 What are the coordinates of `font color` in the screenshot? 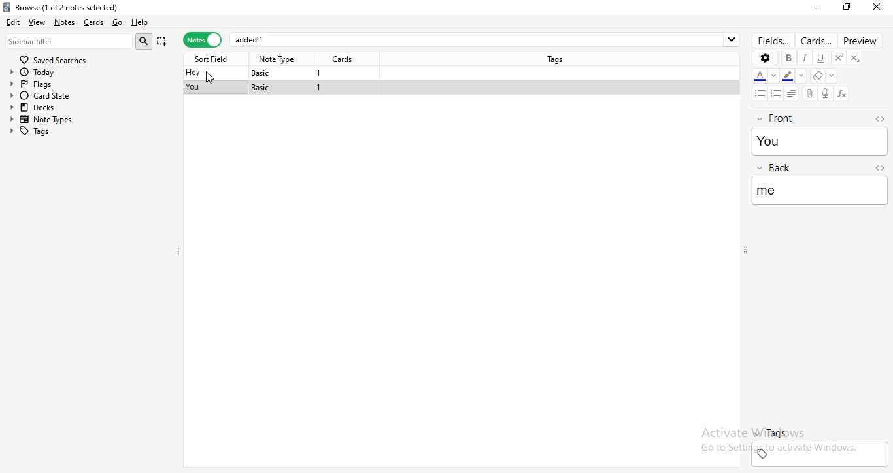 It's located at (793, 76).